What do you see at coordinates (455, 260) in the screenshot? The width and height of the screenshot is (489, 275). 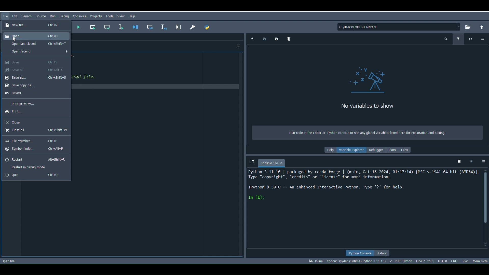 I see `File EOL Status` at bounding box center [455, 260].